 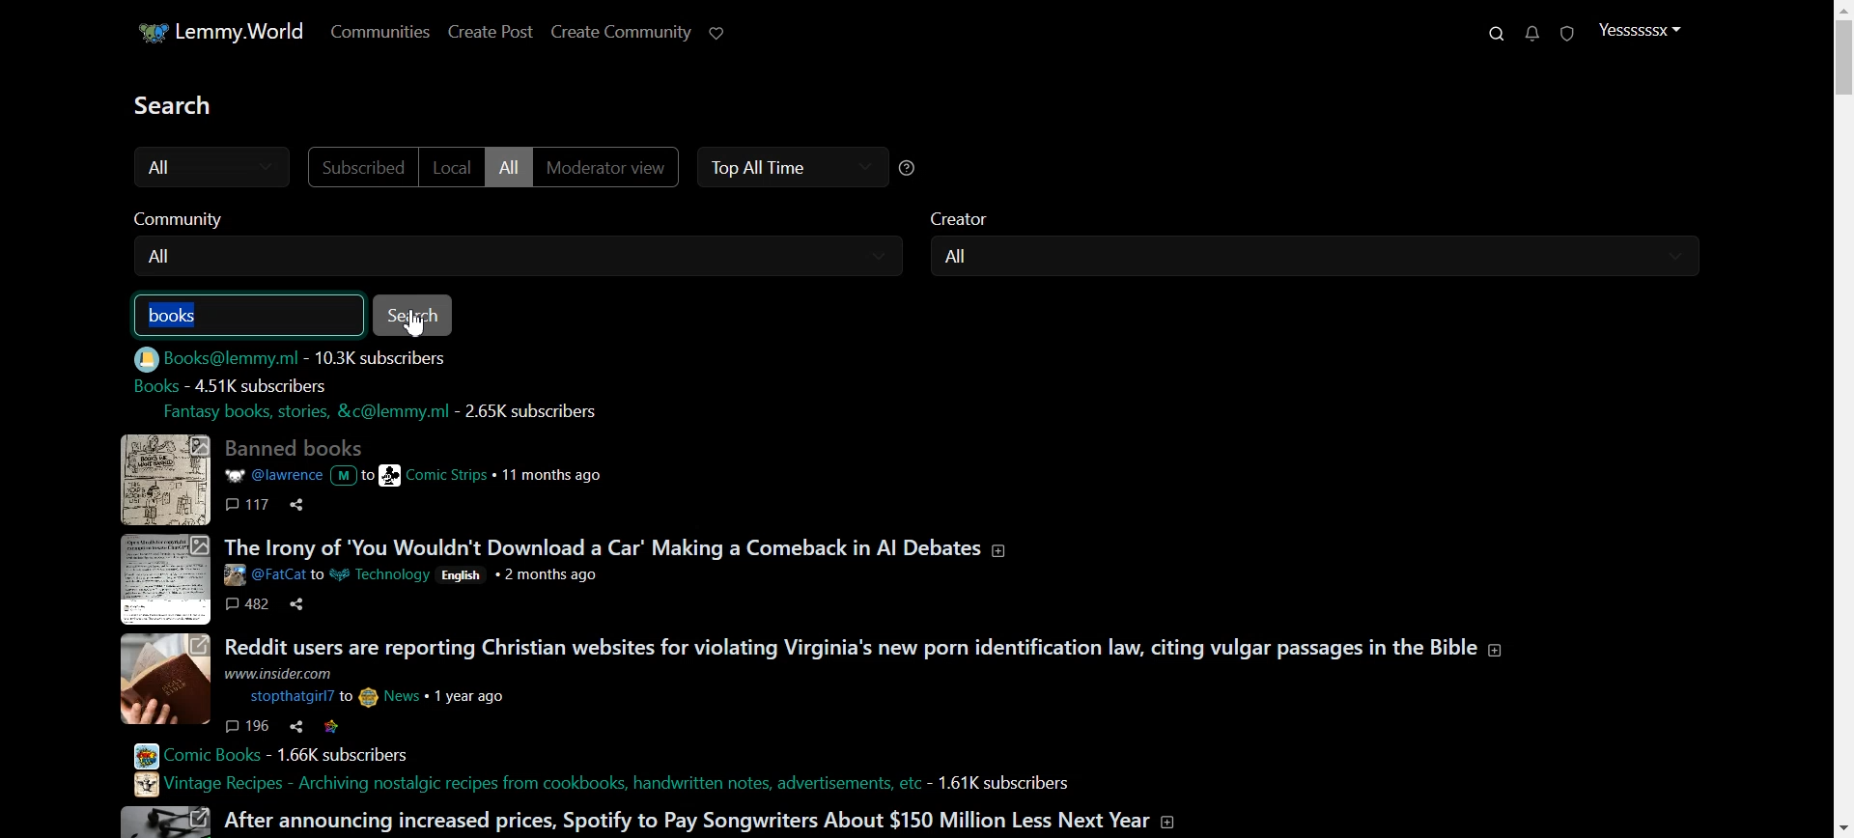 I want to click on creator, so click(x=975, y=217).